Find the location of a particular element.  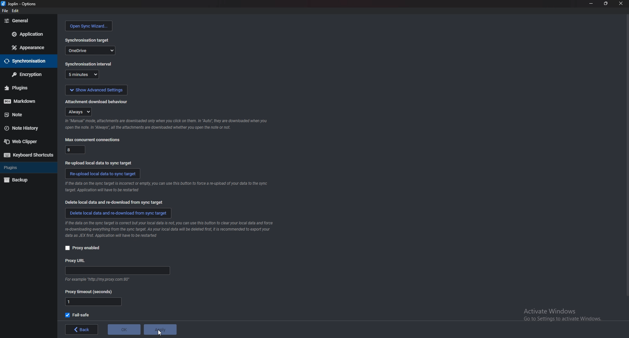

edit is located at coordinates (16, 10).